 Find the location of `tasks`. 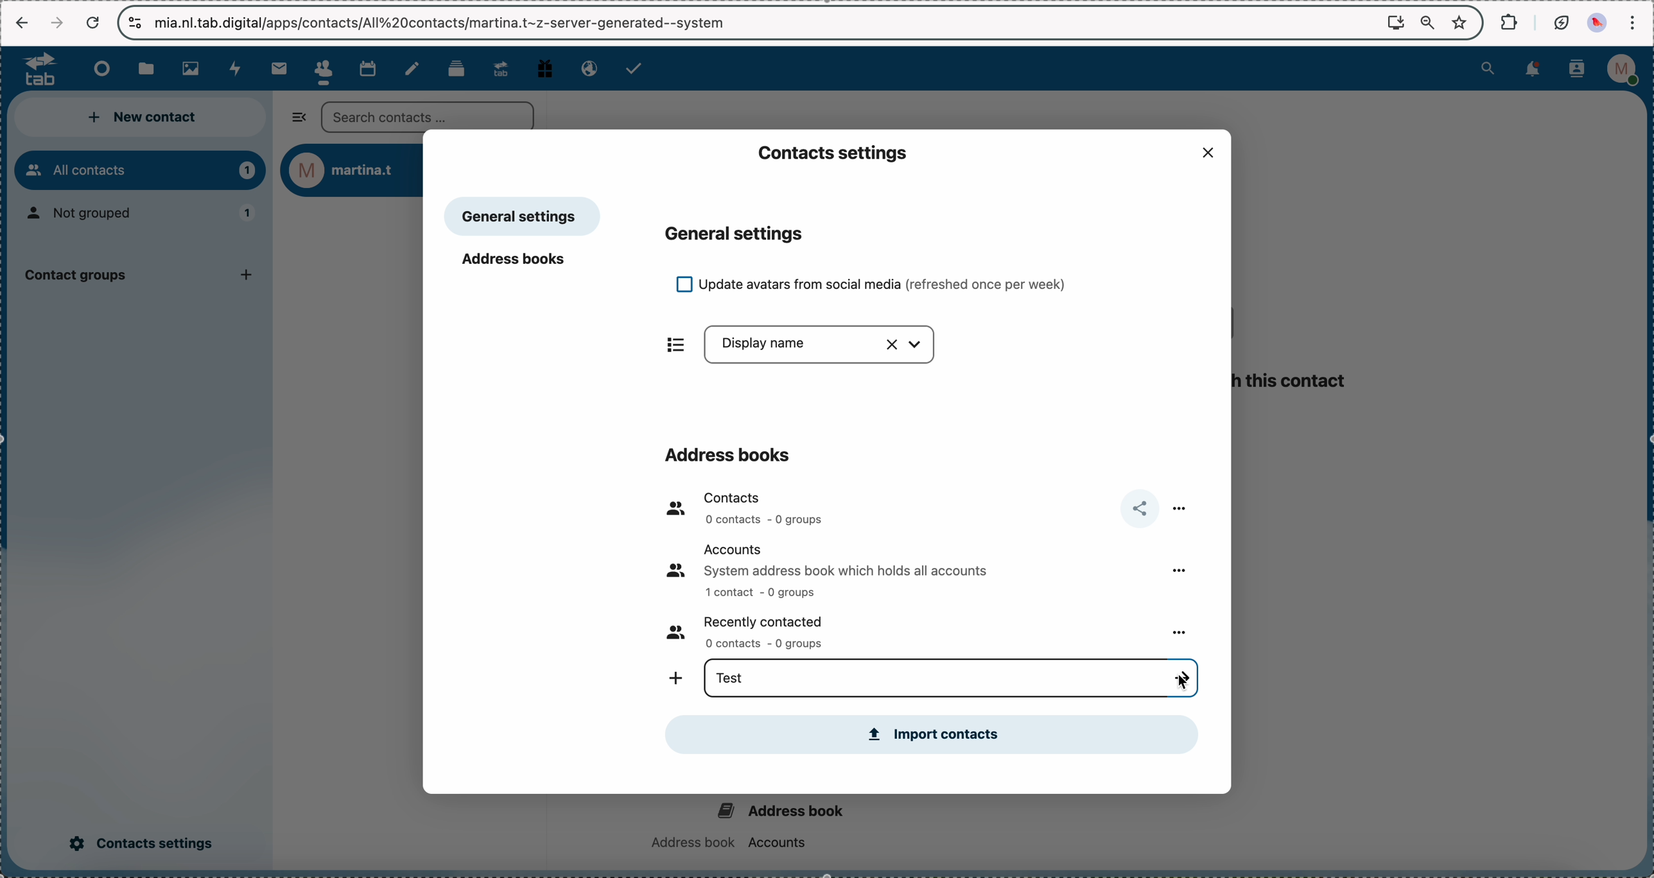

tasks is located at coordinates (639, 70).